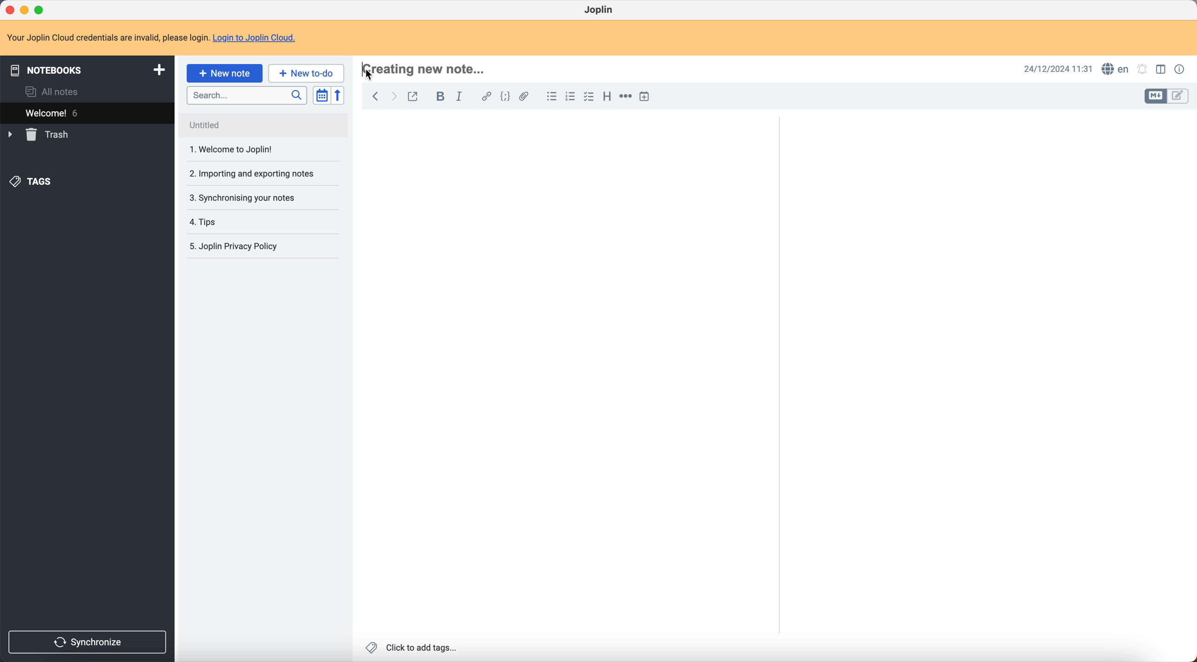 The image size is (1197, 662). Describe the element at coordinates (395, 97) in the screenshot. I see `foward` at that location.